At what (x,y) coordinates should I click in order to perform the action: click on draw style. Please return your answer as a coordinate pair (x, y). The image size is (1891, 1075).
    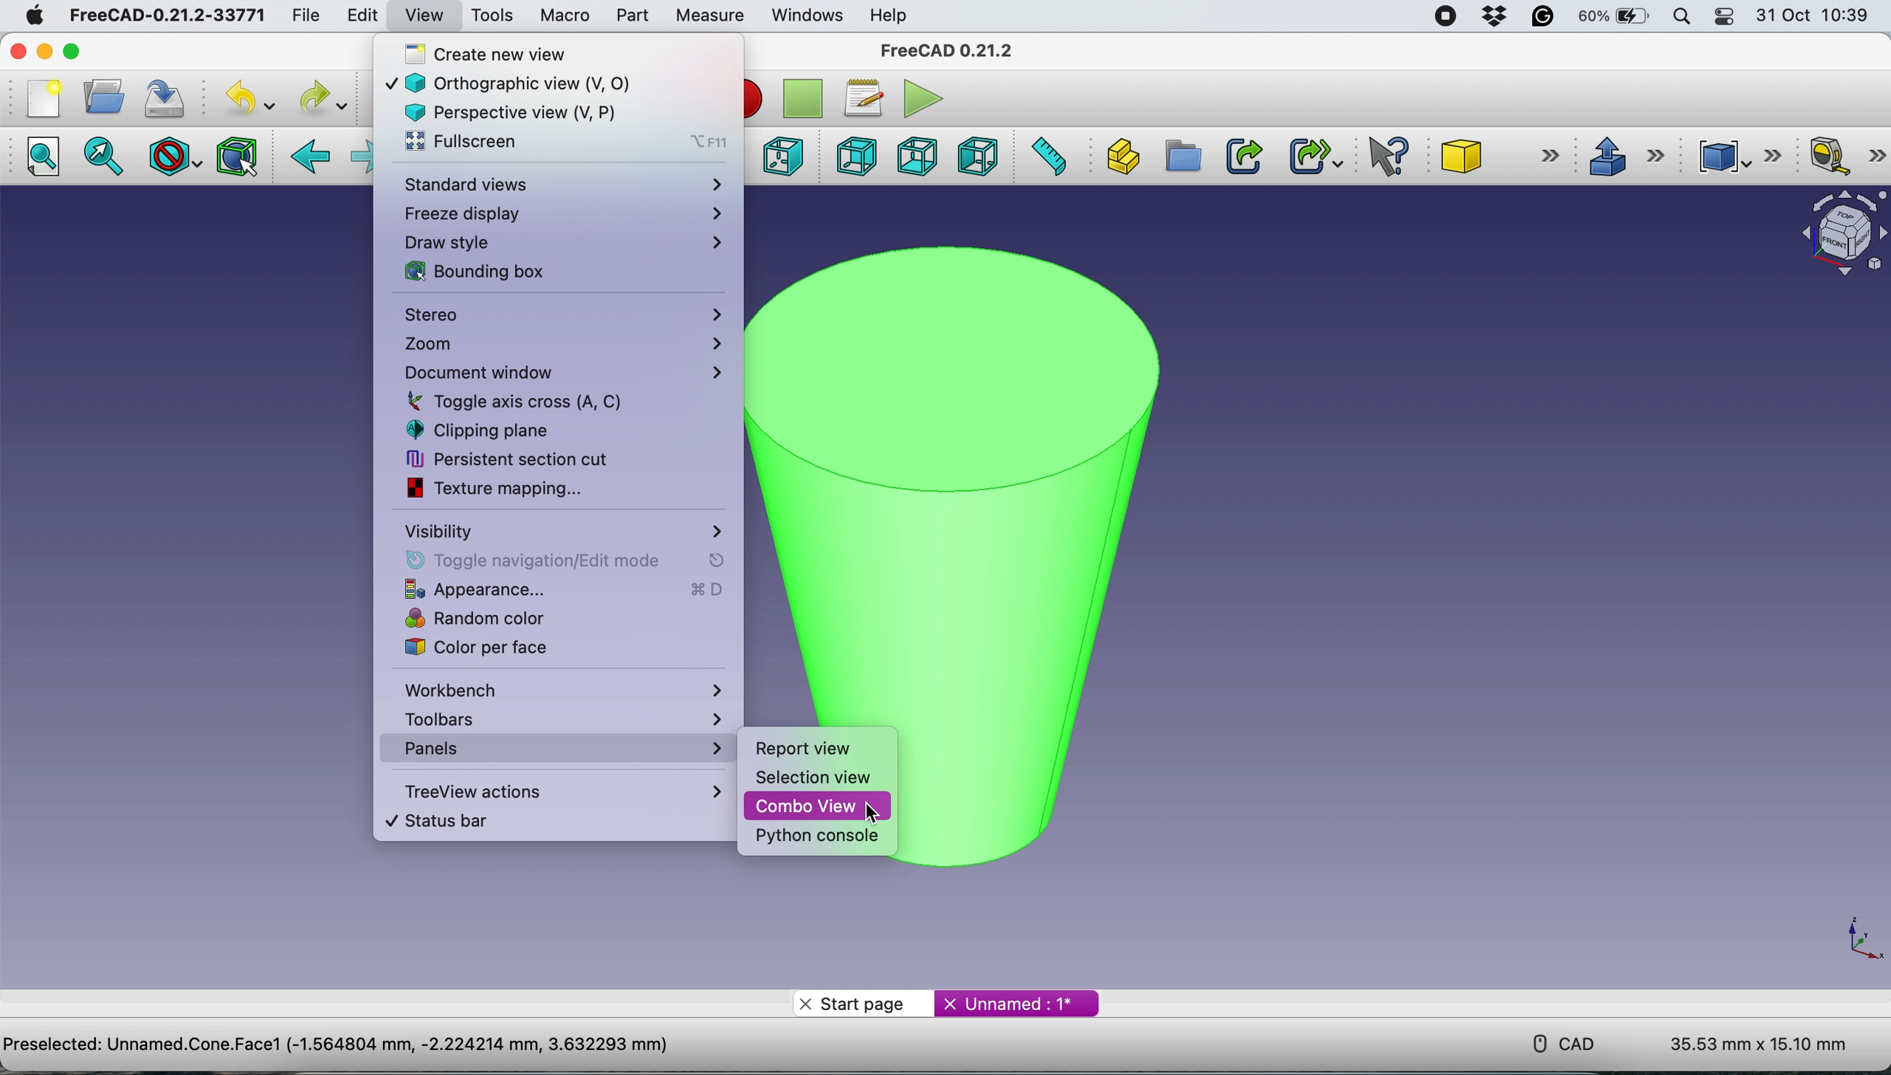
    Looking at the image, I should click on (172, 156).